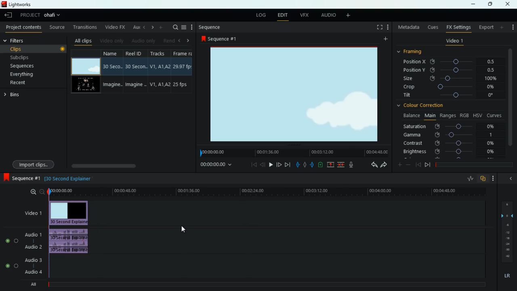  Describe the element at coordinates (10, 266) in the screenshot. I see `Audio` at that location.